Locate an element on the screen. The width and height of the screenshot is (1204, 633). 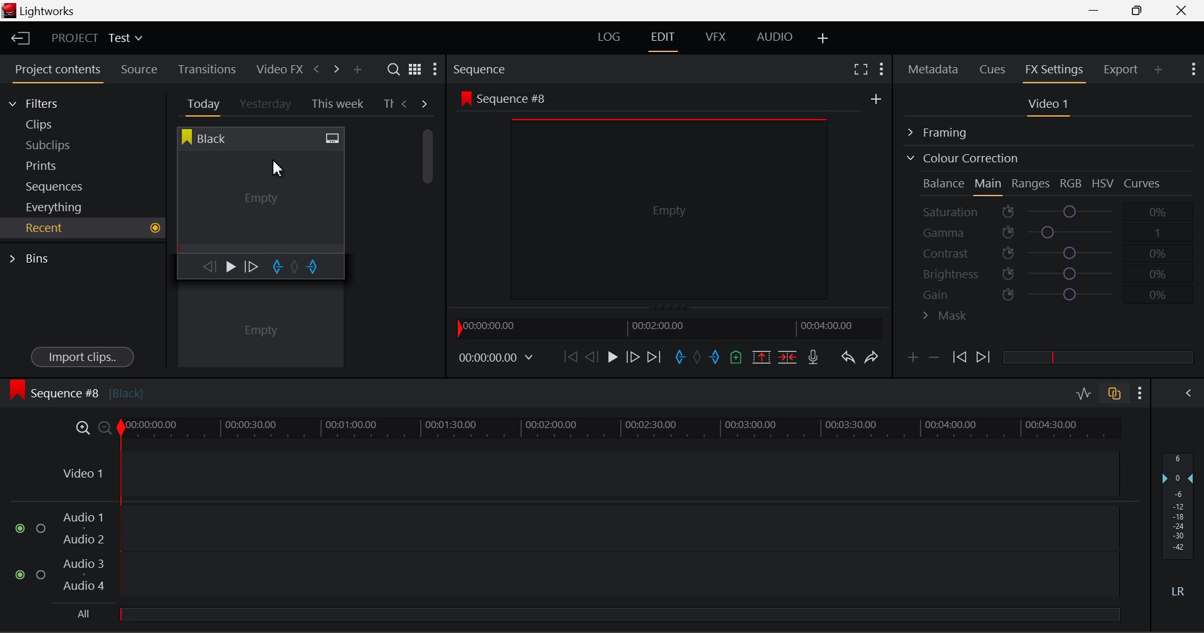
HSV is located at coordinates (1103, 183).